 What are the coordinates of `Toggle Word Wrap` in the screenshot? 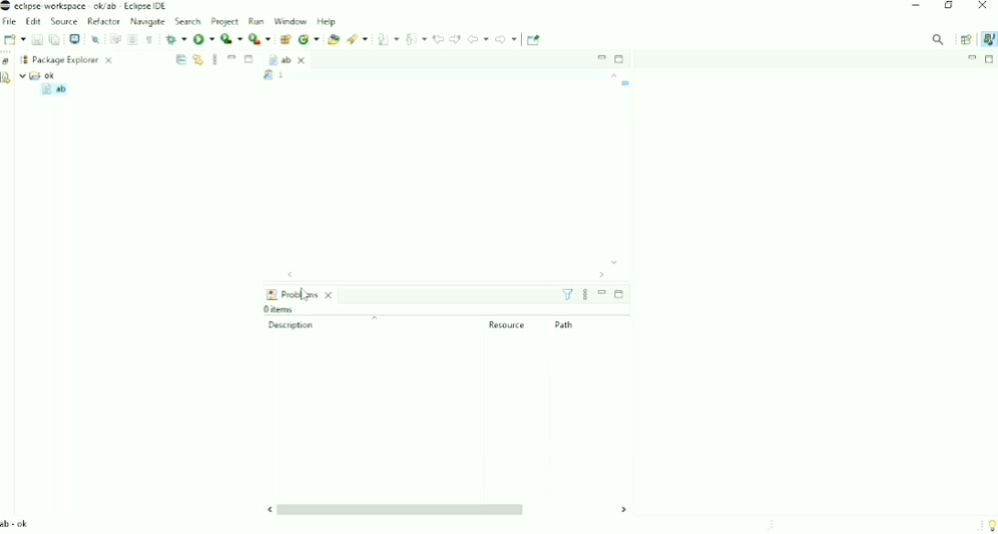 It's located at (114, 38).